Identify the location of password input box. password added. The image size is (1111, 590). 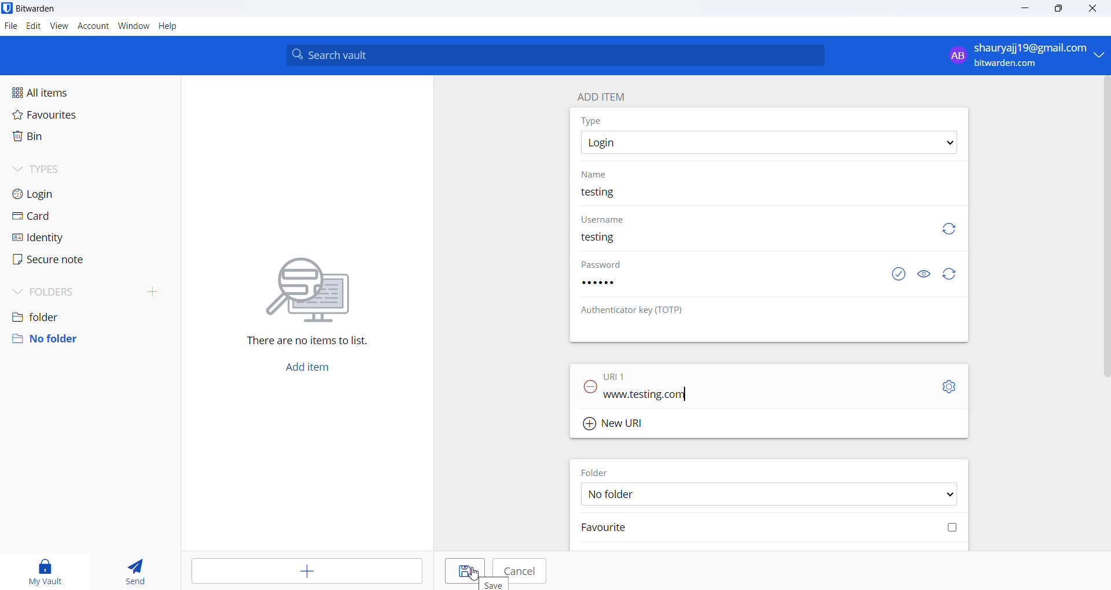
(728, 288).